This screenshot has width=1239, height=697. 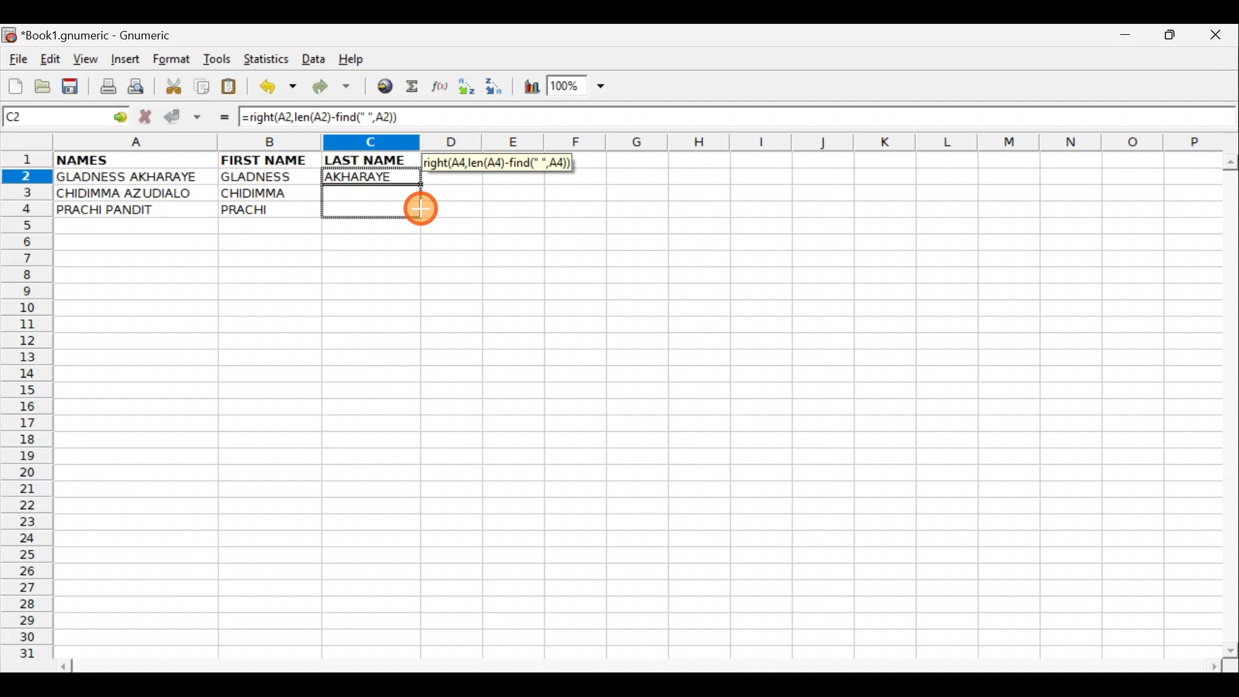 I want to click on File, so click(x=17, y=60).